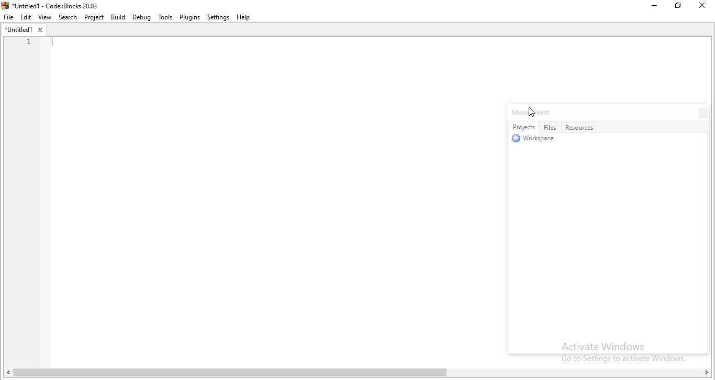 This screenshot has width=715, height=380. What do you see at coordinates (46, 16) in the screenshot?
I see `View ` at bounding box center [46, 16].